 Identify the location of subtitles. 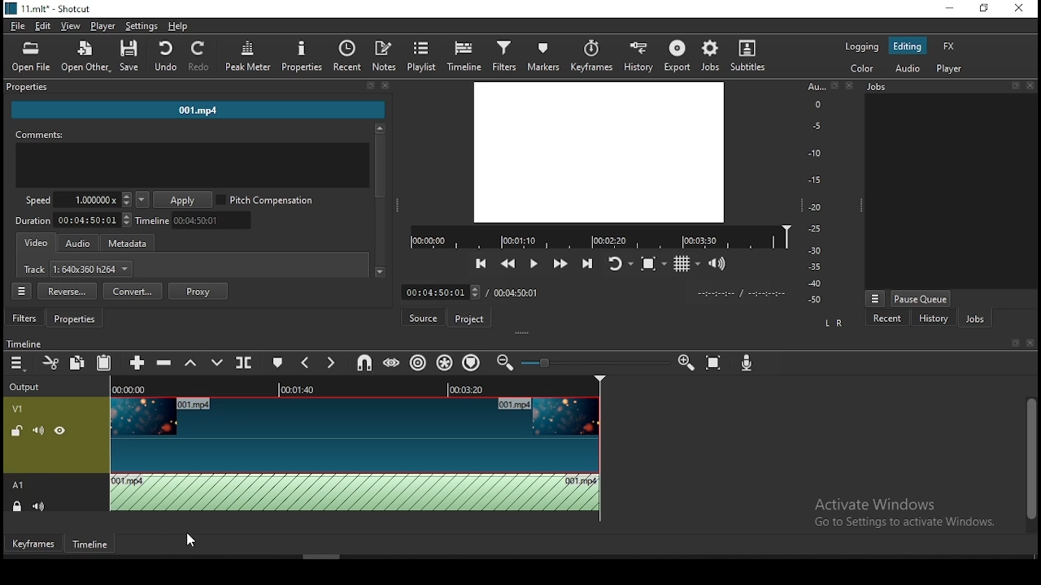
(751, 54).